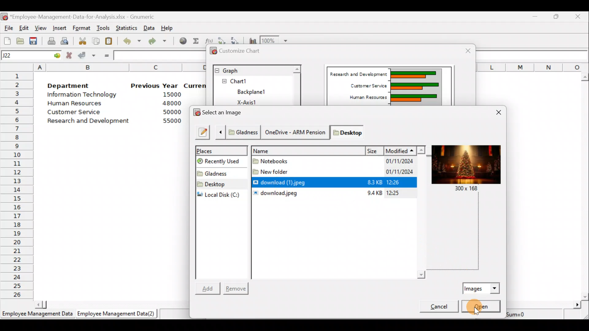 This screenshot has width=589, height=331. I want to click on Cut the selection, so click(83, 42).